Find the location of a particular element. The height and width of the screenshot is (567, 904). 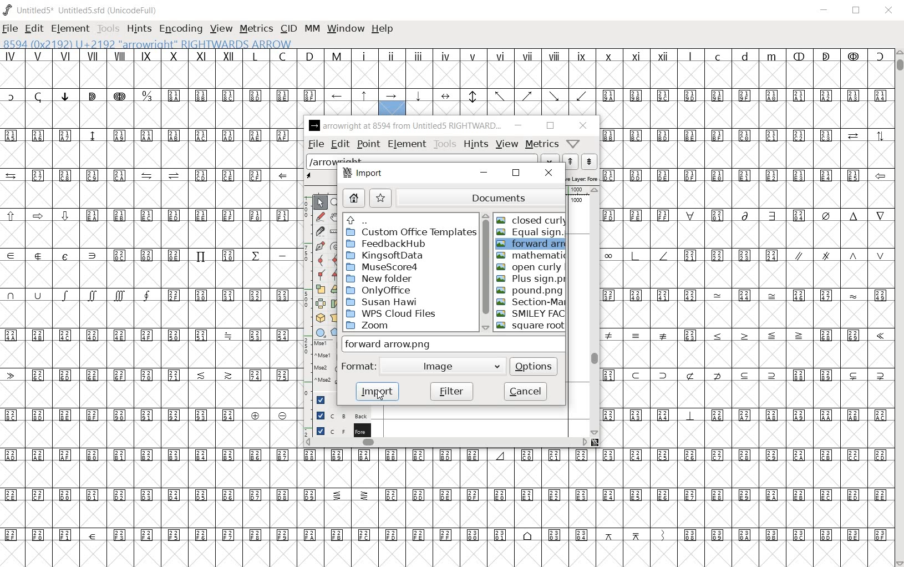

glyph characters is located at coordinates (746, 307).